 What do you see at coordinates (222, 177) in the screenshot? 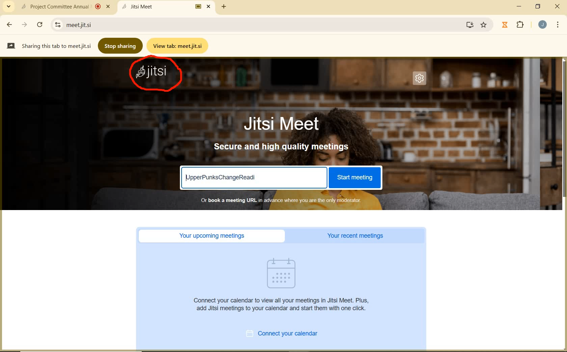
I see `UpperPunksChangeReadi` at bounding box center [222, 177].